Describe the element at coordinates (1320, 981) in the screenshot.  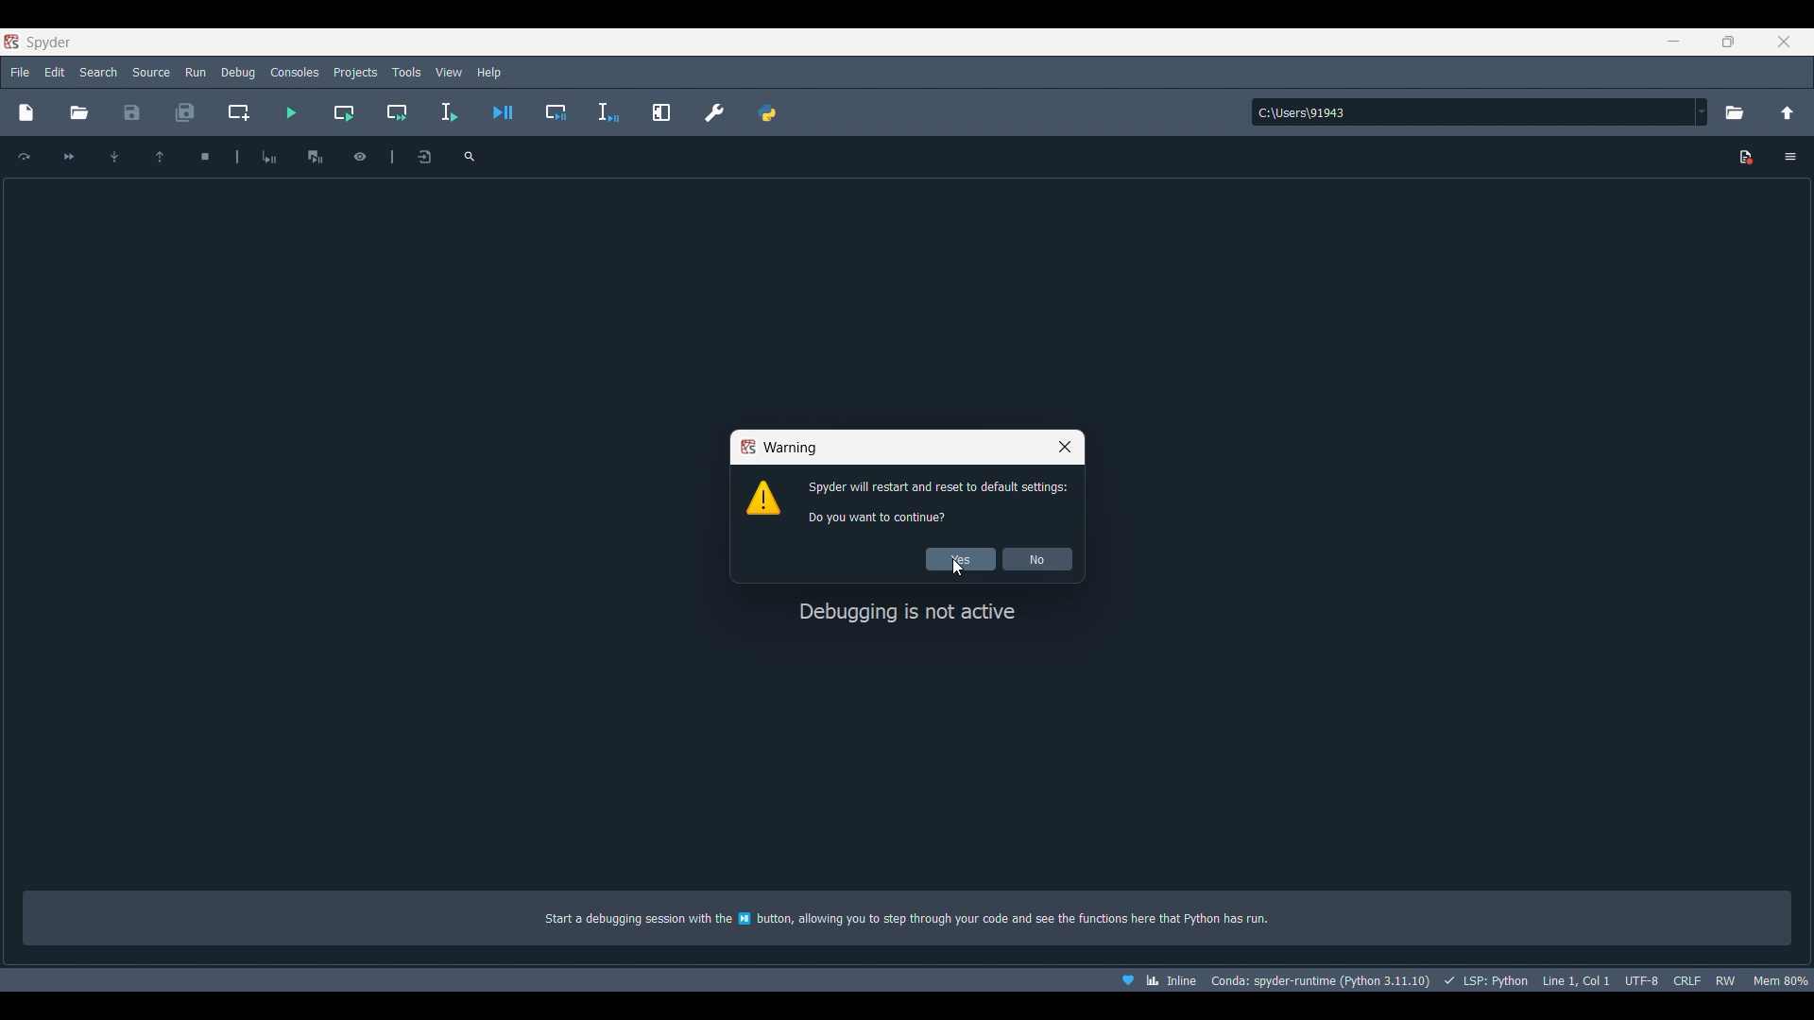
I see `Conda:spyder-runtime (Python 3.11.10)` at that location.